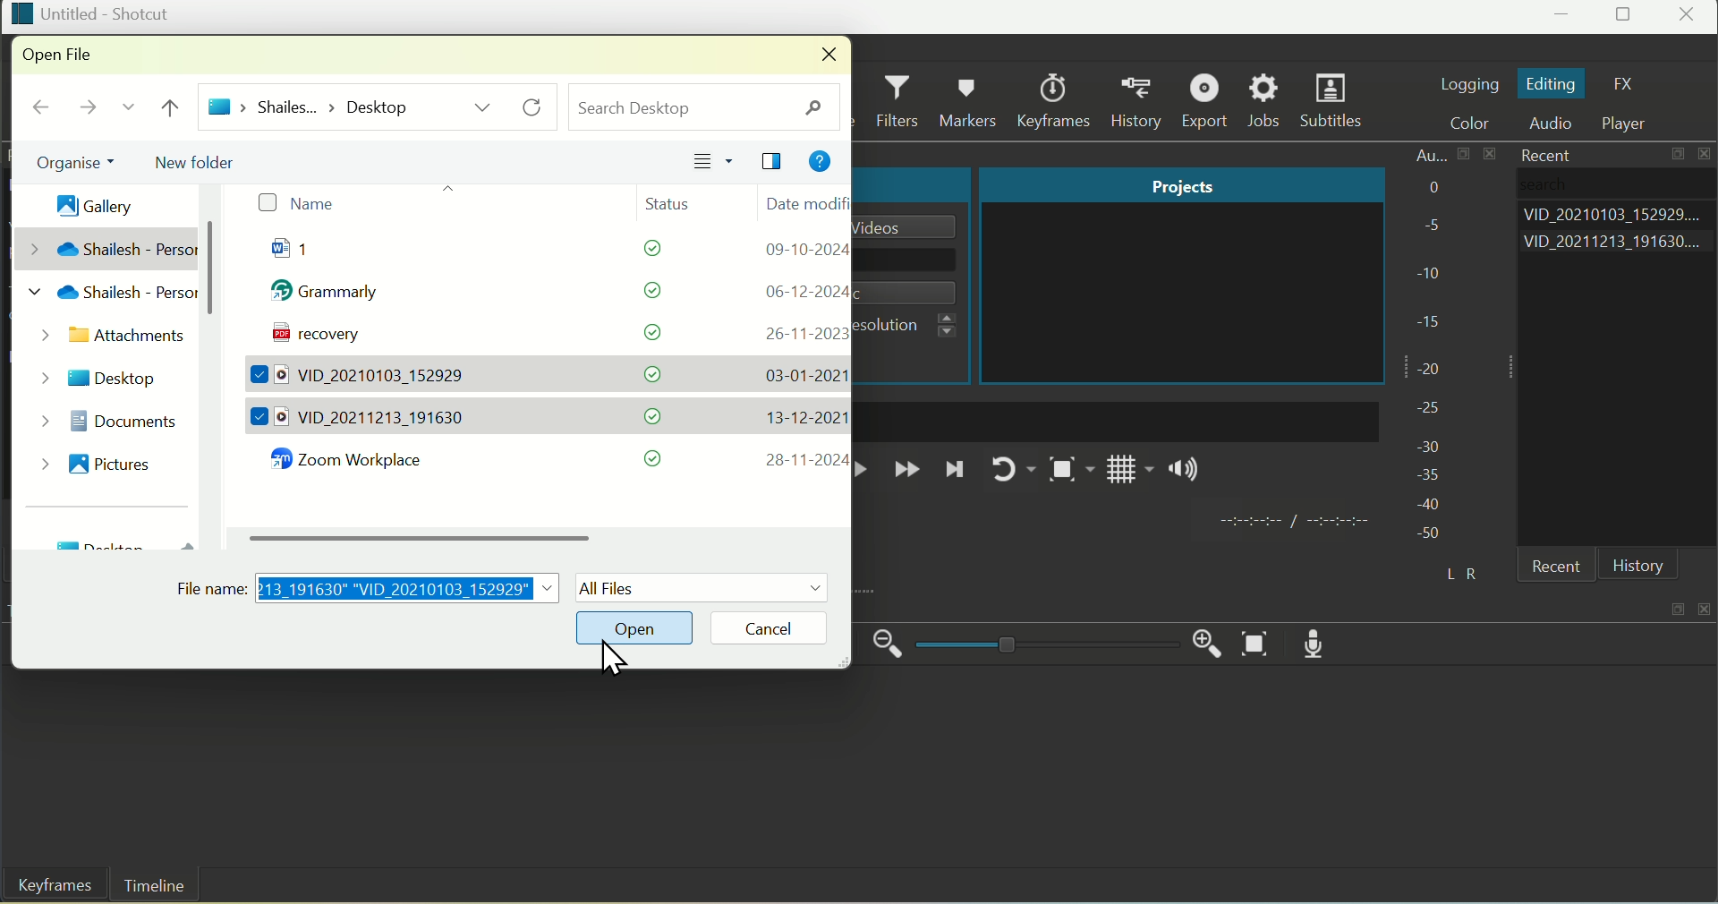 The width and height of the screenshot is (1718, 904). Describe the element at coordinates (1628, 84) in the screenshot. I see `` at that location.